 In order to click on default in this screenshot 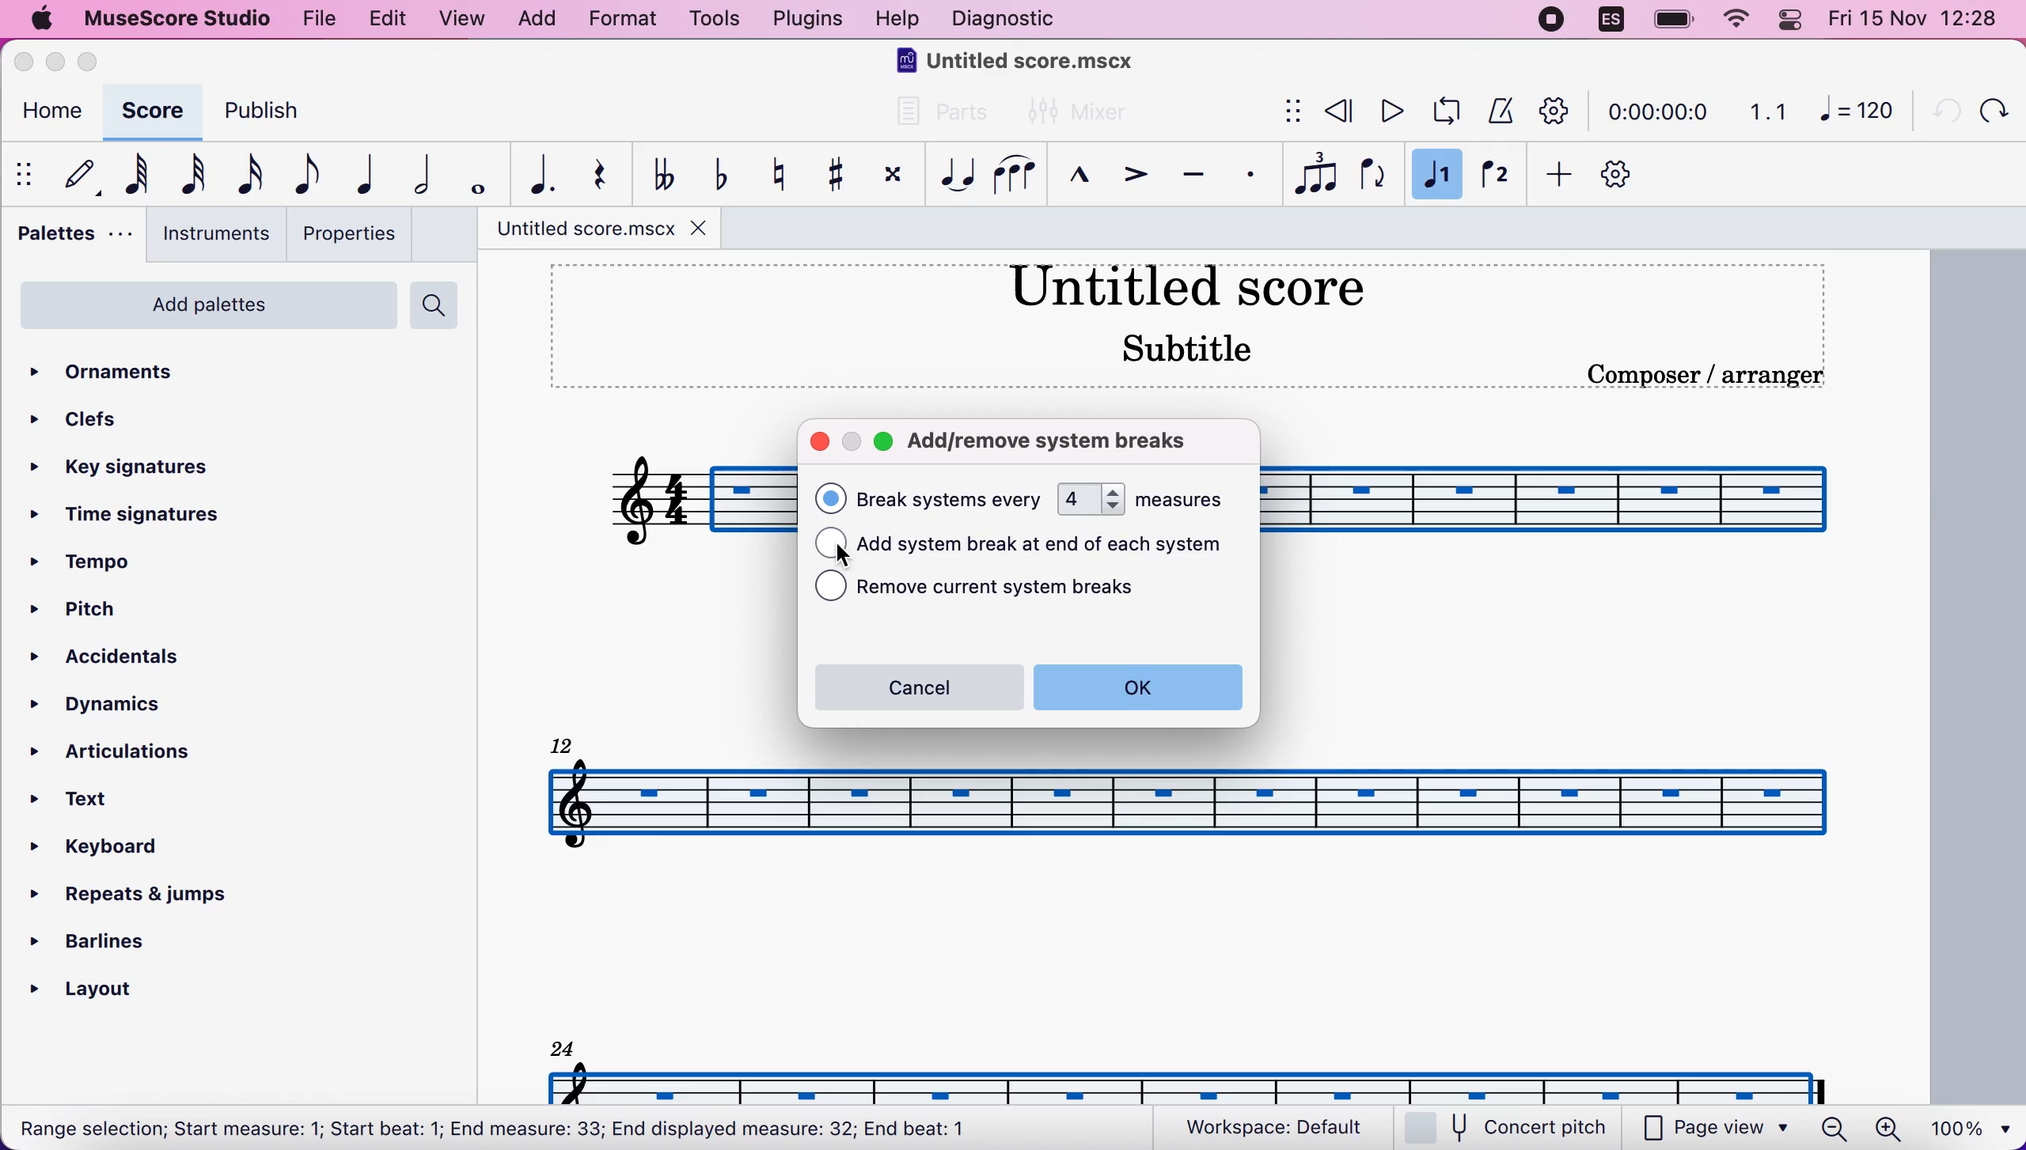, I will do `click(74, 174)`.